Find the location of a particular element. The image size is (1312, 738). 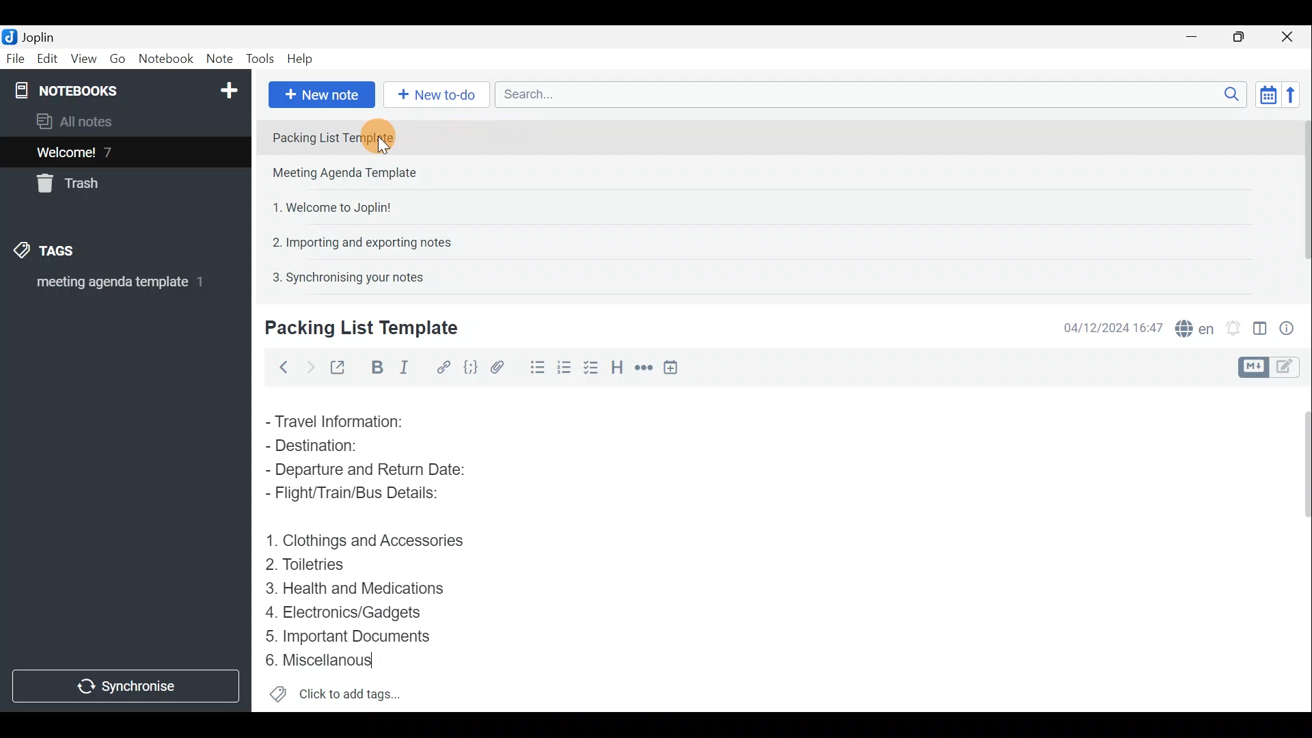

meeting agenda template is located at coordinates (118, 286).